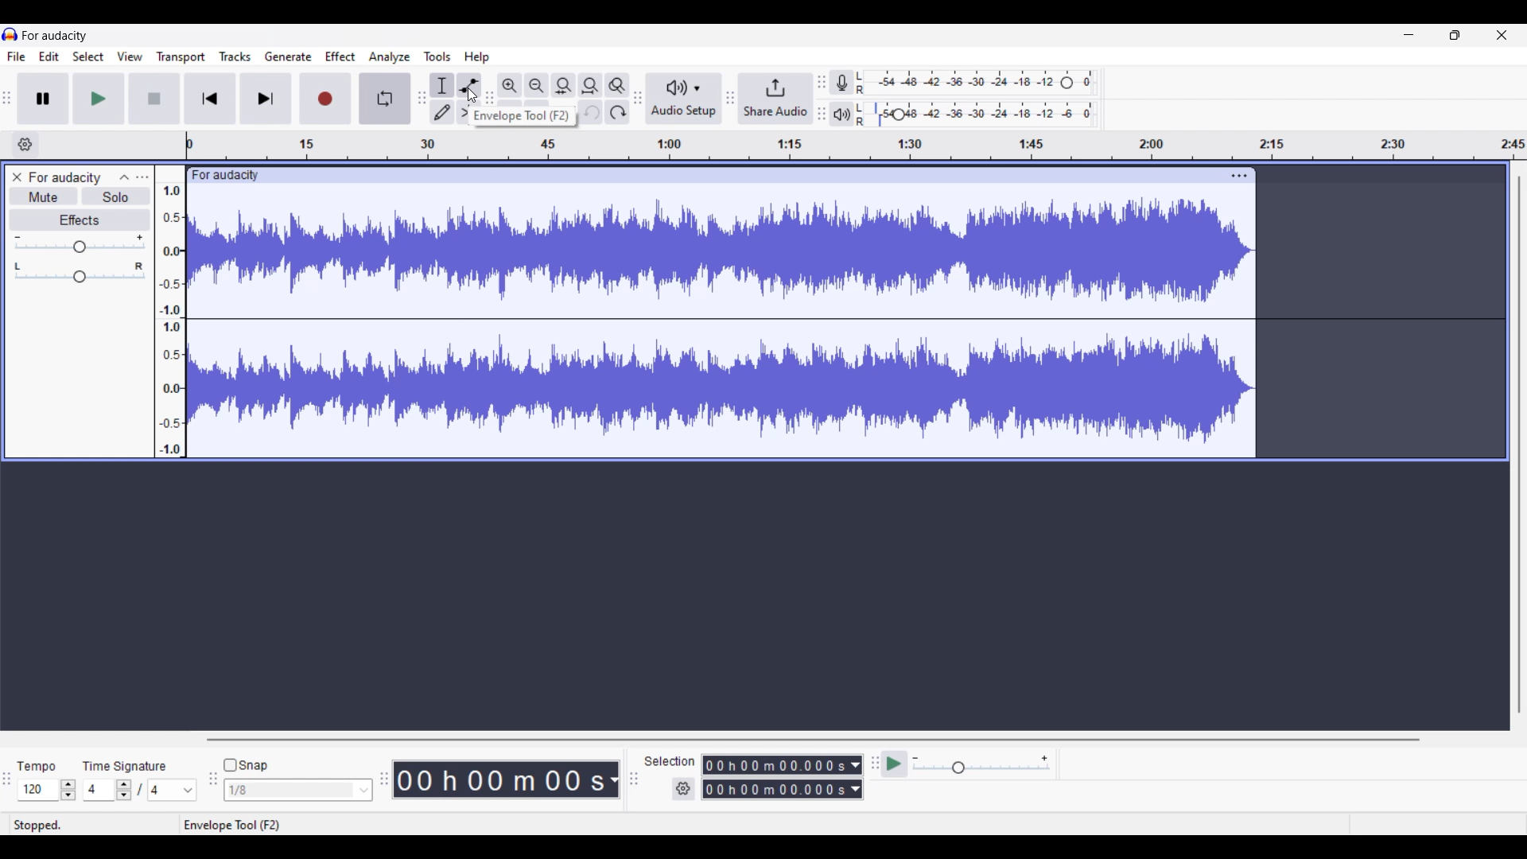 The image size is (1527, 859). I want to click on Record meter, so click(841, 82).